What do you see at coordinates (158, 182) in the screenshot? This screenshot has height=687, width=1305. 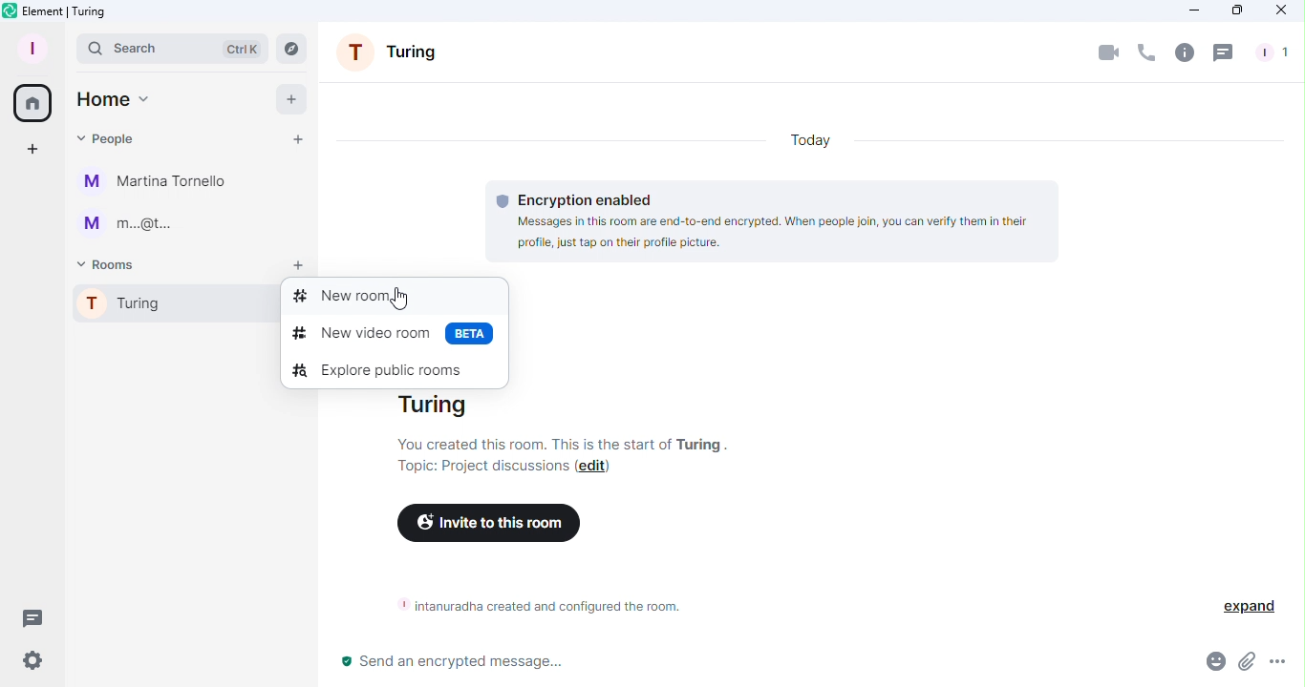 I see `Martina Tornello` at bounding box center [158, 182].